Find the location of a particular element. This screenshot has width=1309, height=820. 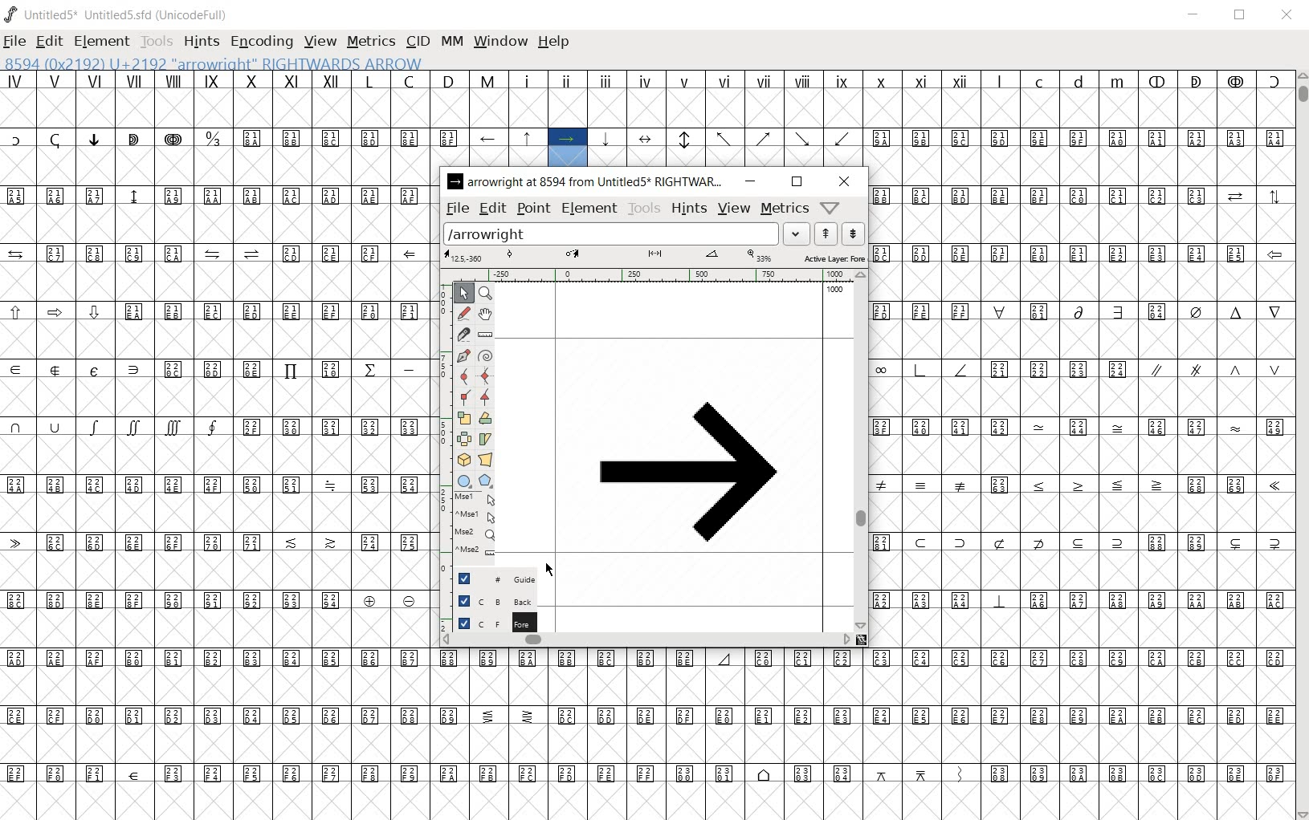

MM is located at coordinates (454, 43).